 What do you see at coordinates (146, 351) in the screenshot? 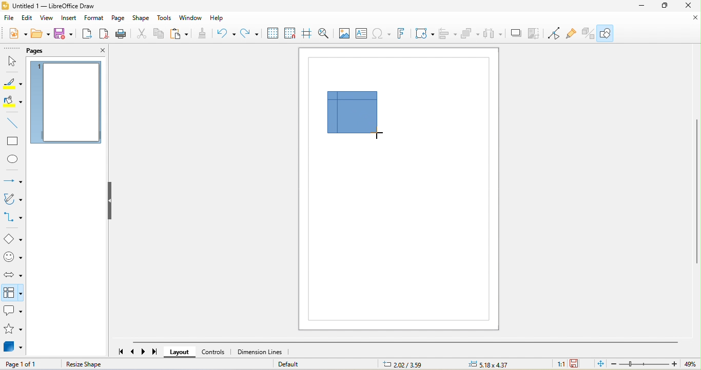
I see `scroll to next page` at bounding box center [146, 351].